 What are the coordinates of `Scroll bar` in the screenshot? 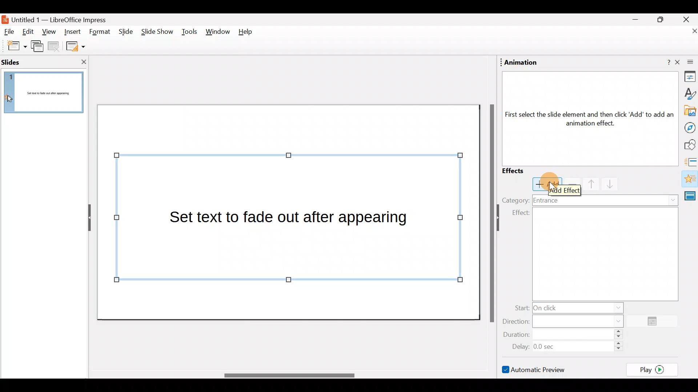 It's located at (288, 375).